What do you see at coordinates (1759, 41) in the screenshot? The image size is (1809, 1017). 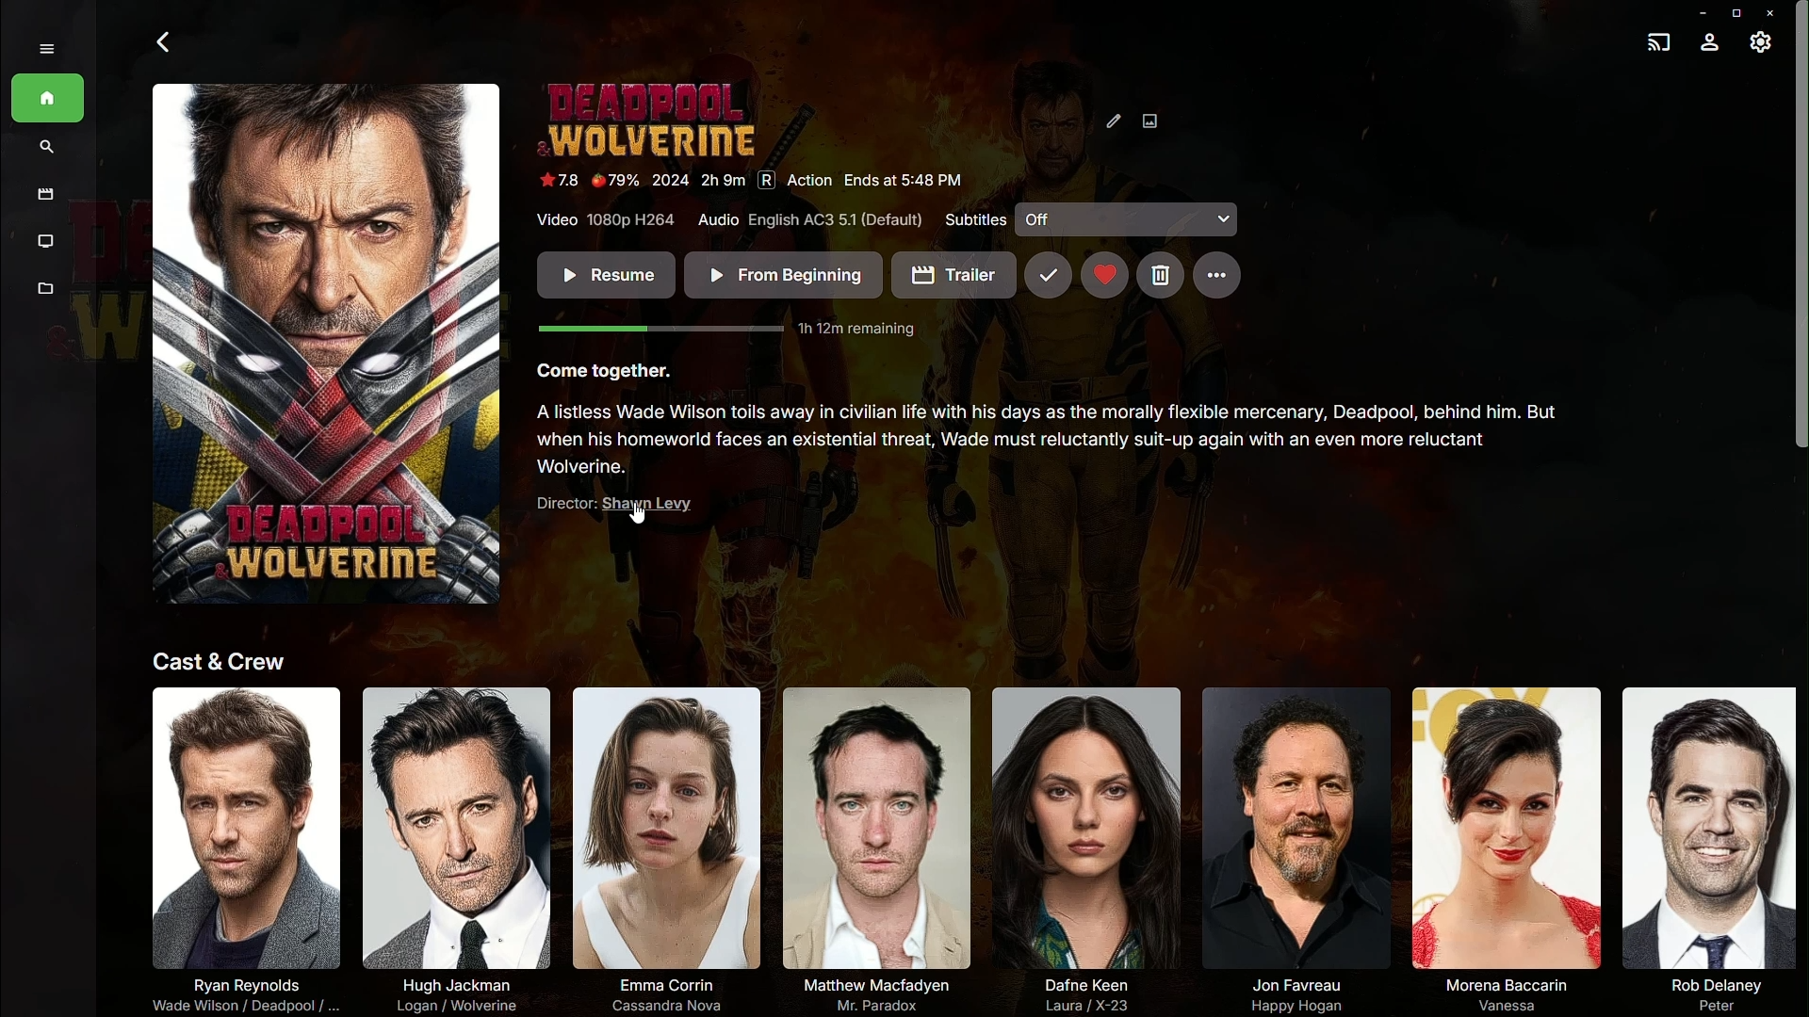 I see `Settings` at bounding box center [1759, 41].